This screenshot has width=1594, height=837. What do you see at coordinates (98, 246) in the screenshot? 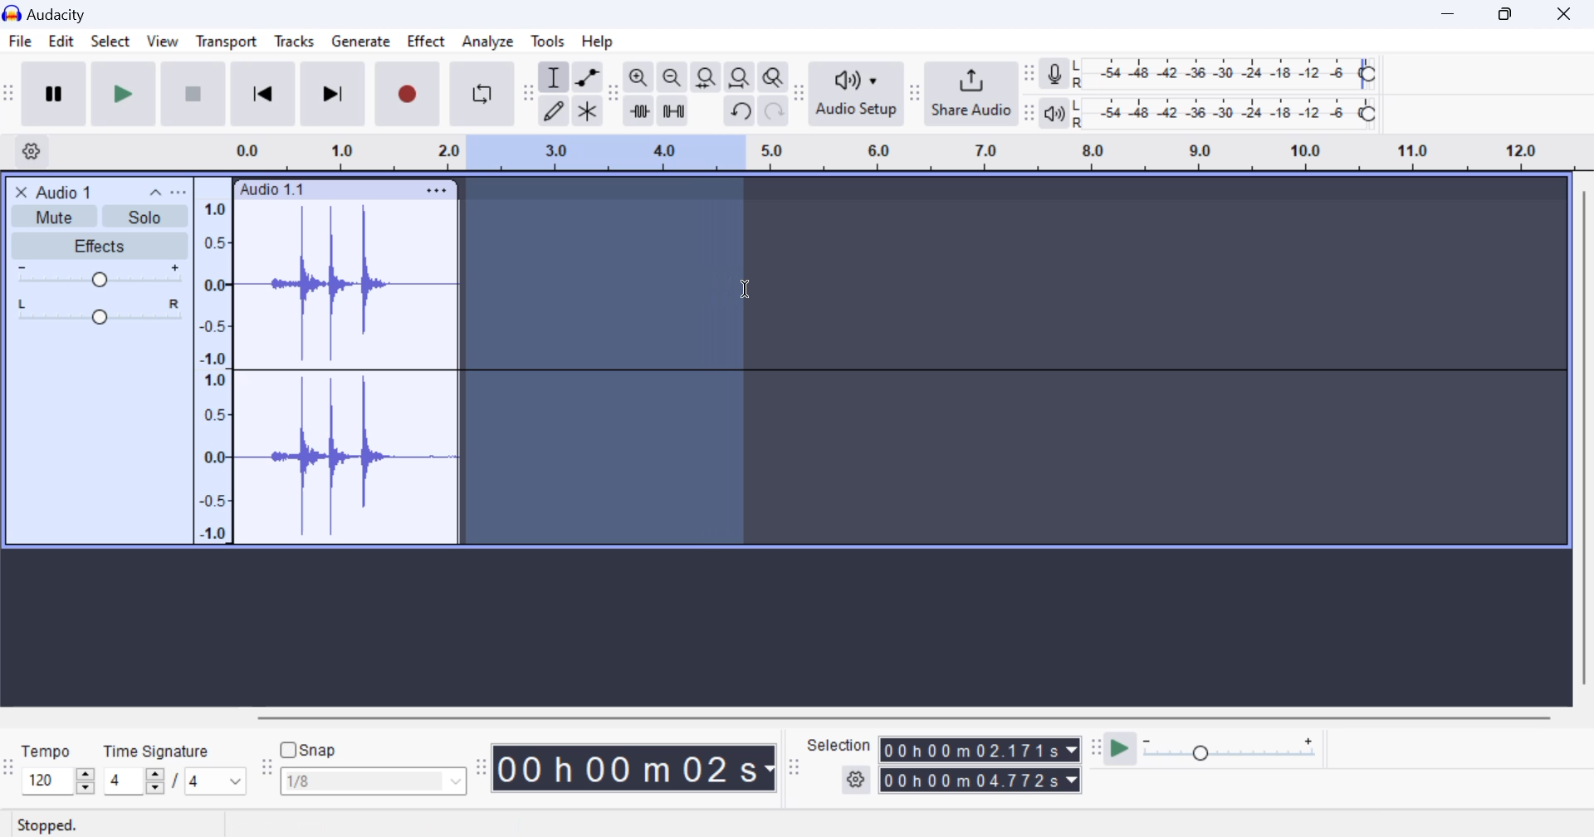
I see `Effects` at bounding box center [98, 246].